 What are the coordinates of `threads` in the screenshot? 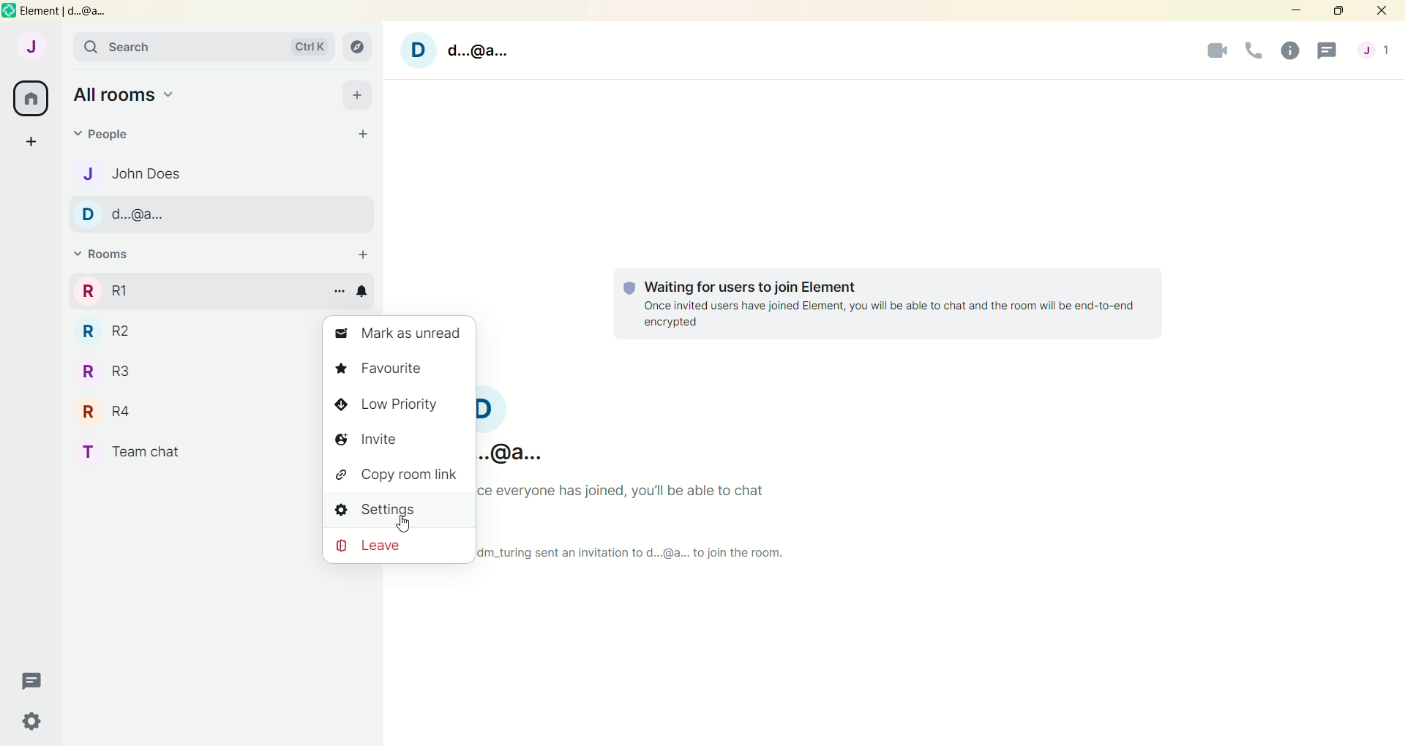 It's located at (27, 679).